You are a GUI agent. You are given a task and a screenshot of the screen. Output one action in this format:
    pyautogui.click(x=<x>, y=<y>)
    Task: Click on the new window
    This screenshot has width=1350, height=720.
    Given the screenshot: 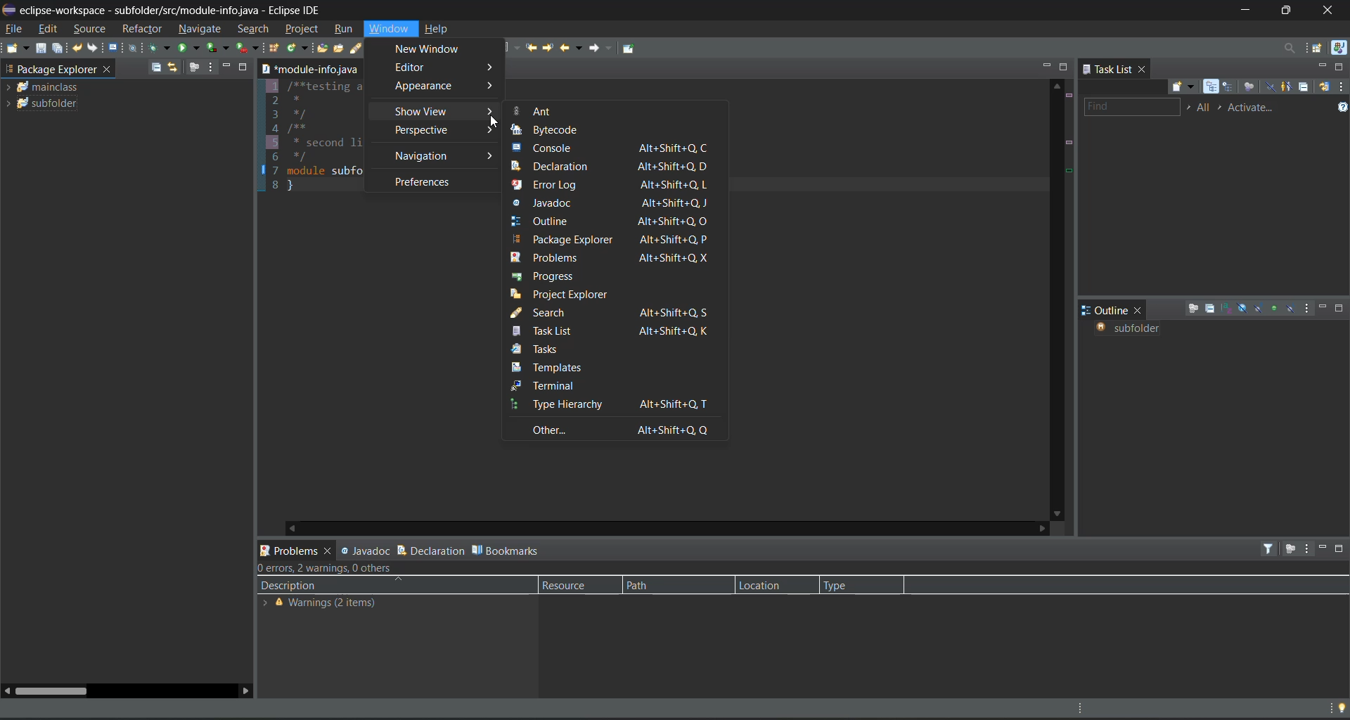 What is the action you would take?
    pyautogui.click(x=437, y=50)
    